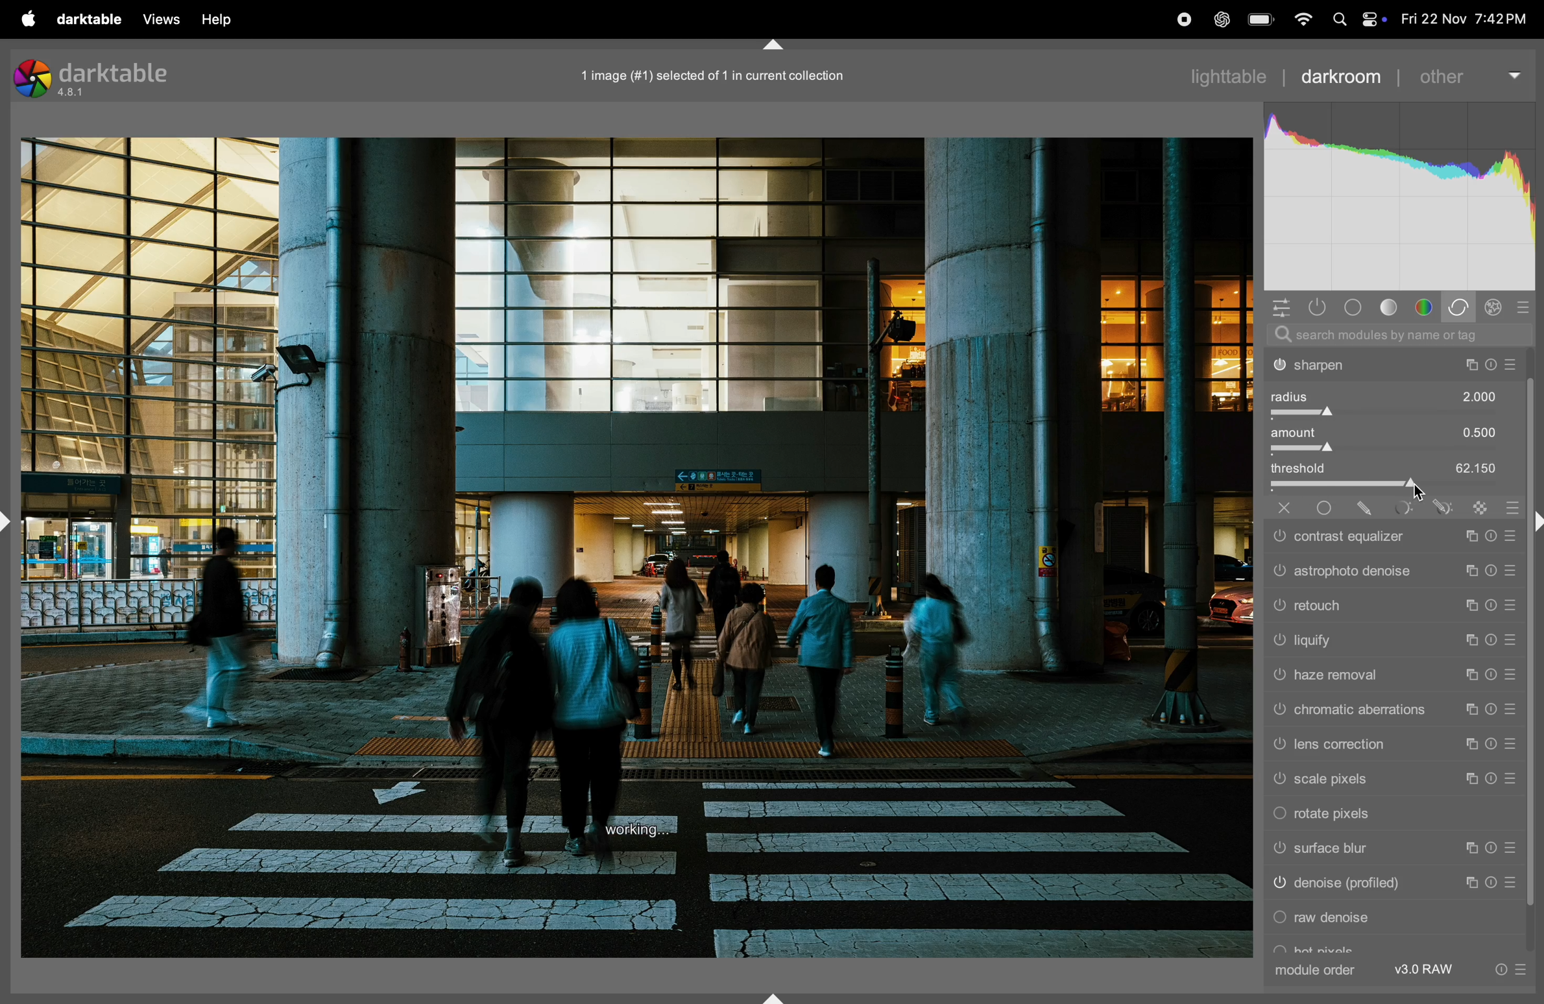 The image size is (1544, 1004). Describe the element at coordinates (1237, 75) in the screenshot. I see `light table` at that location.